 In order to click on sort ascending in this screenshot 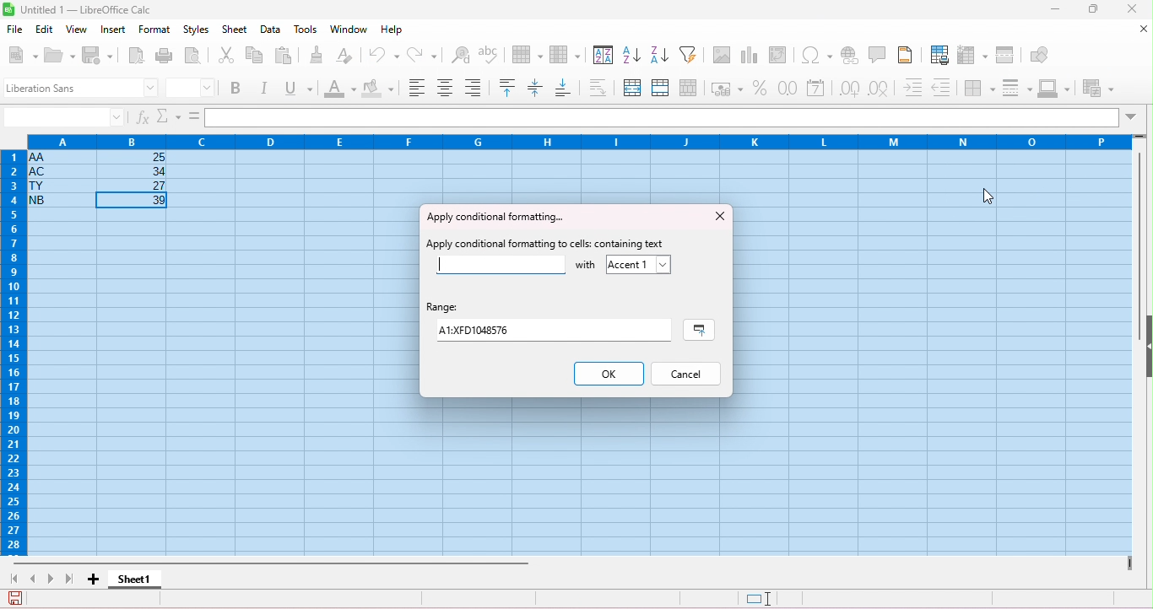, I will do `click(632, 53)`.